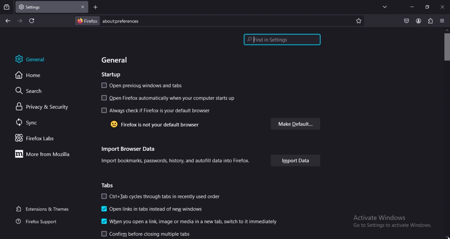 This screenshot has width=450, height=239. I want to click on import data, so click(295, 160).